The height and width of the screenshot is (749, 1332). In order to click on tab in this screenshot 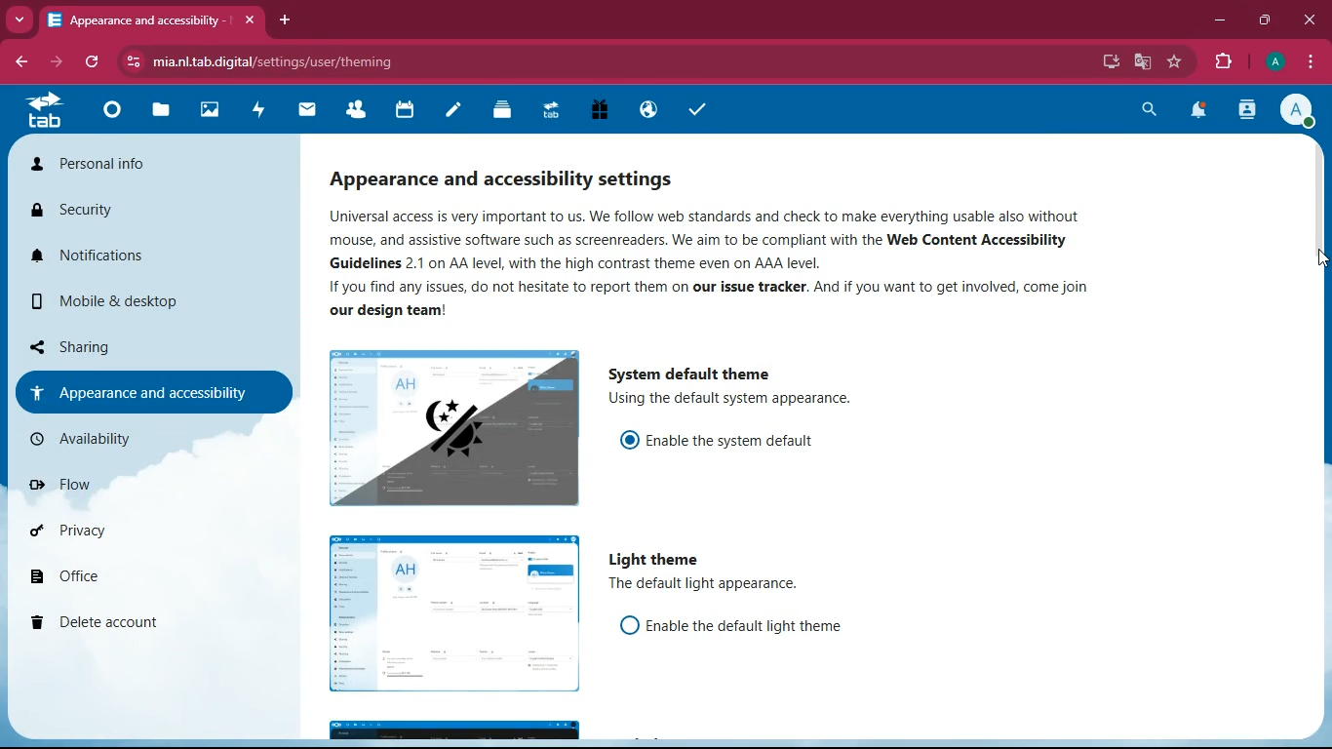, I will do `click(547, 109)`.